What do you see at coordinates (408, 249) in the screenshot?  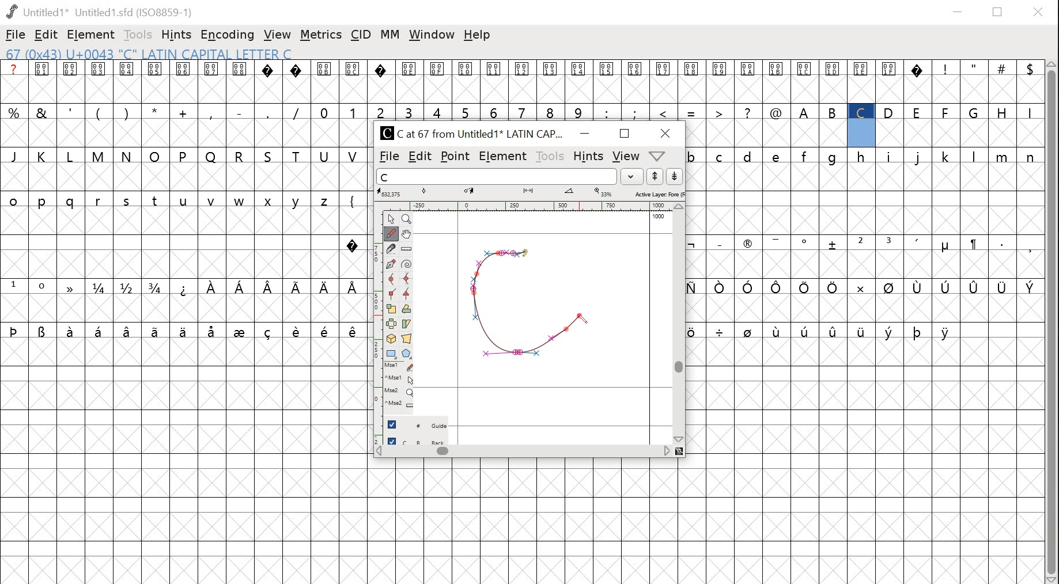 I see `ruler` at bounding box center [408, 249].